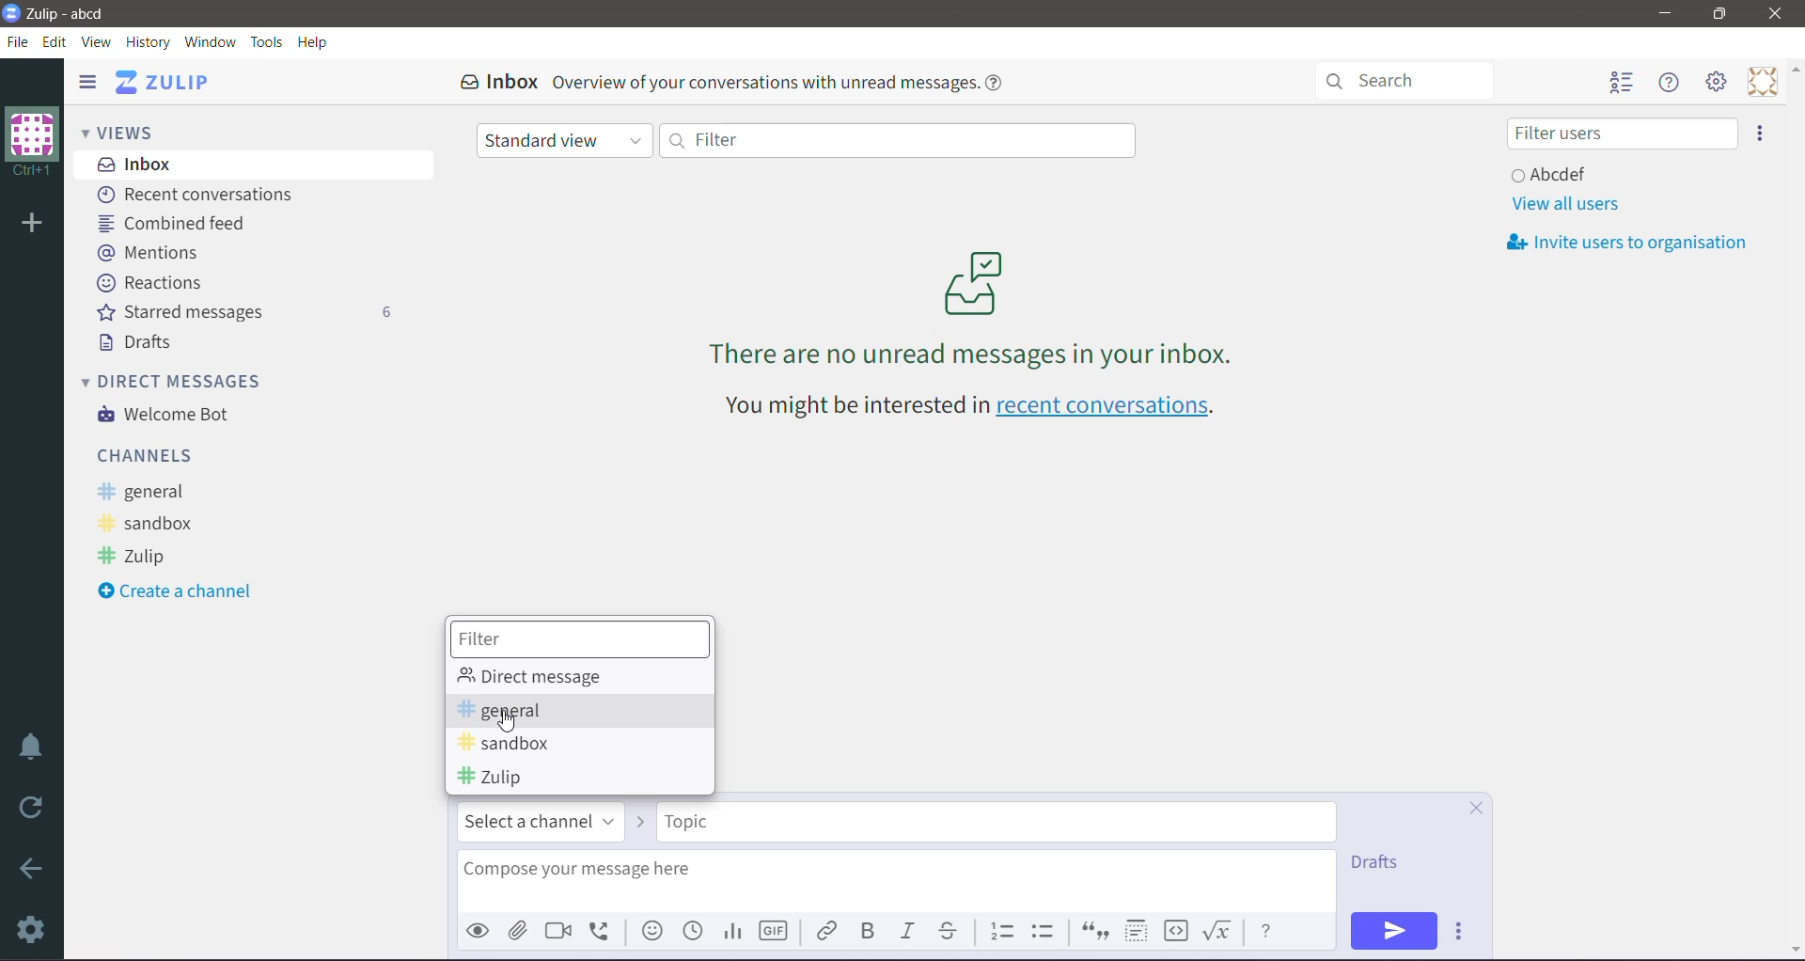  What do you see at coordinates (1266, 929) in the screenshot?
I see `Message Formatting` at bounding box center [1266, 929].